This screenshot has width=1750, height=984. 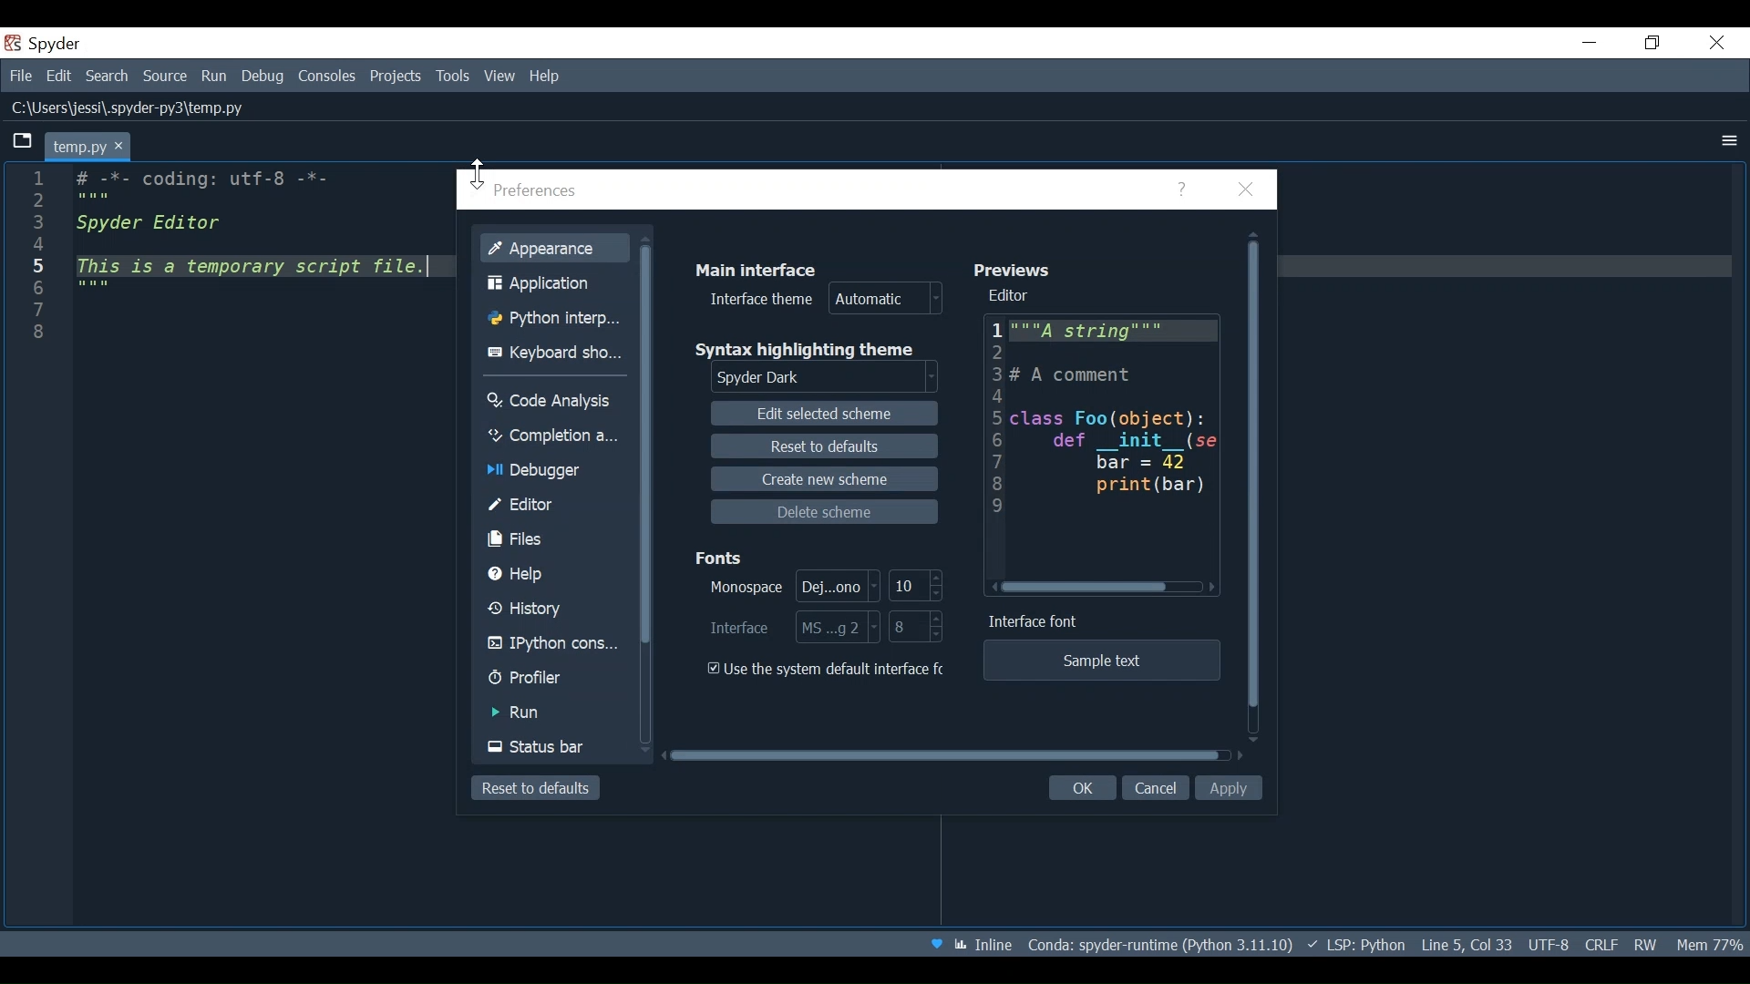 I want to click on Preview of the Editor, so click(x=1102, y=446).